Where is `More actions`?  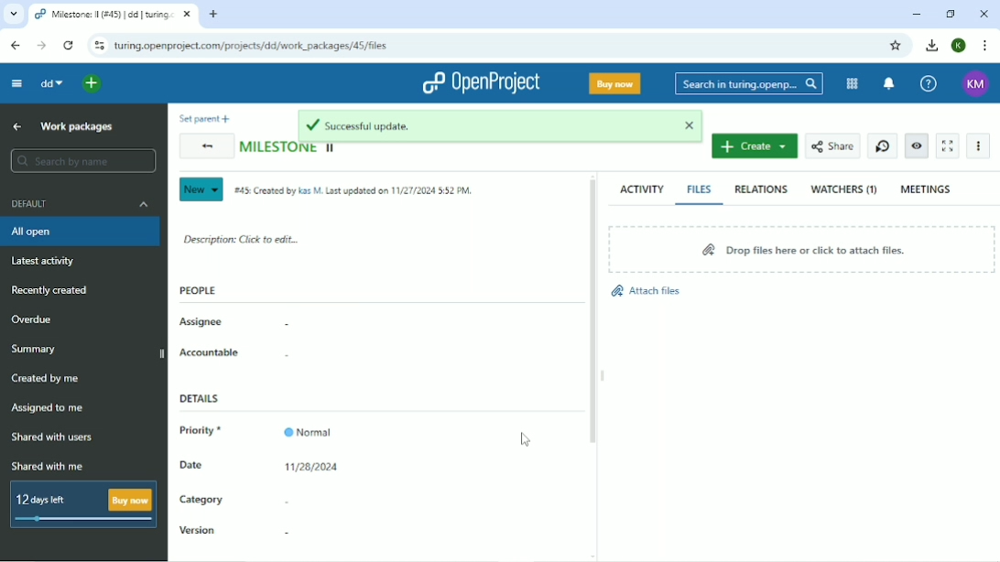
More actions is located at coordinates (979, 146).